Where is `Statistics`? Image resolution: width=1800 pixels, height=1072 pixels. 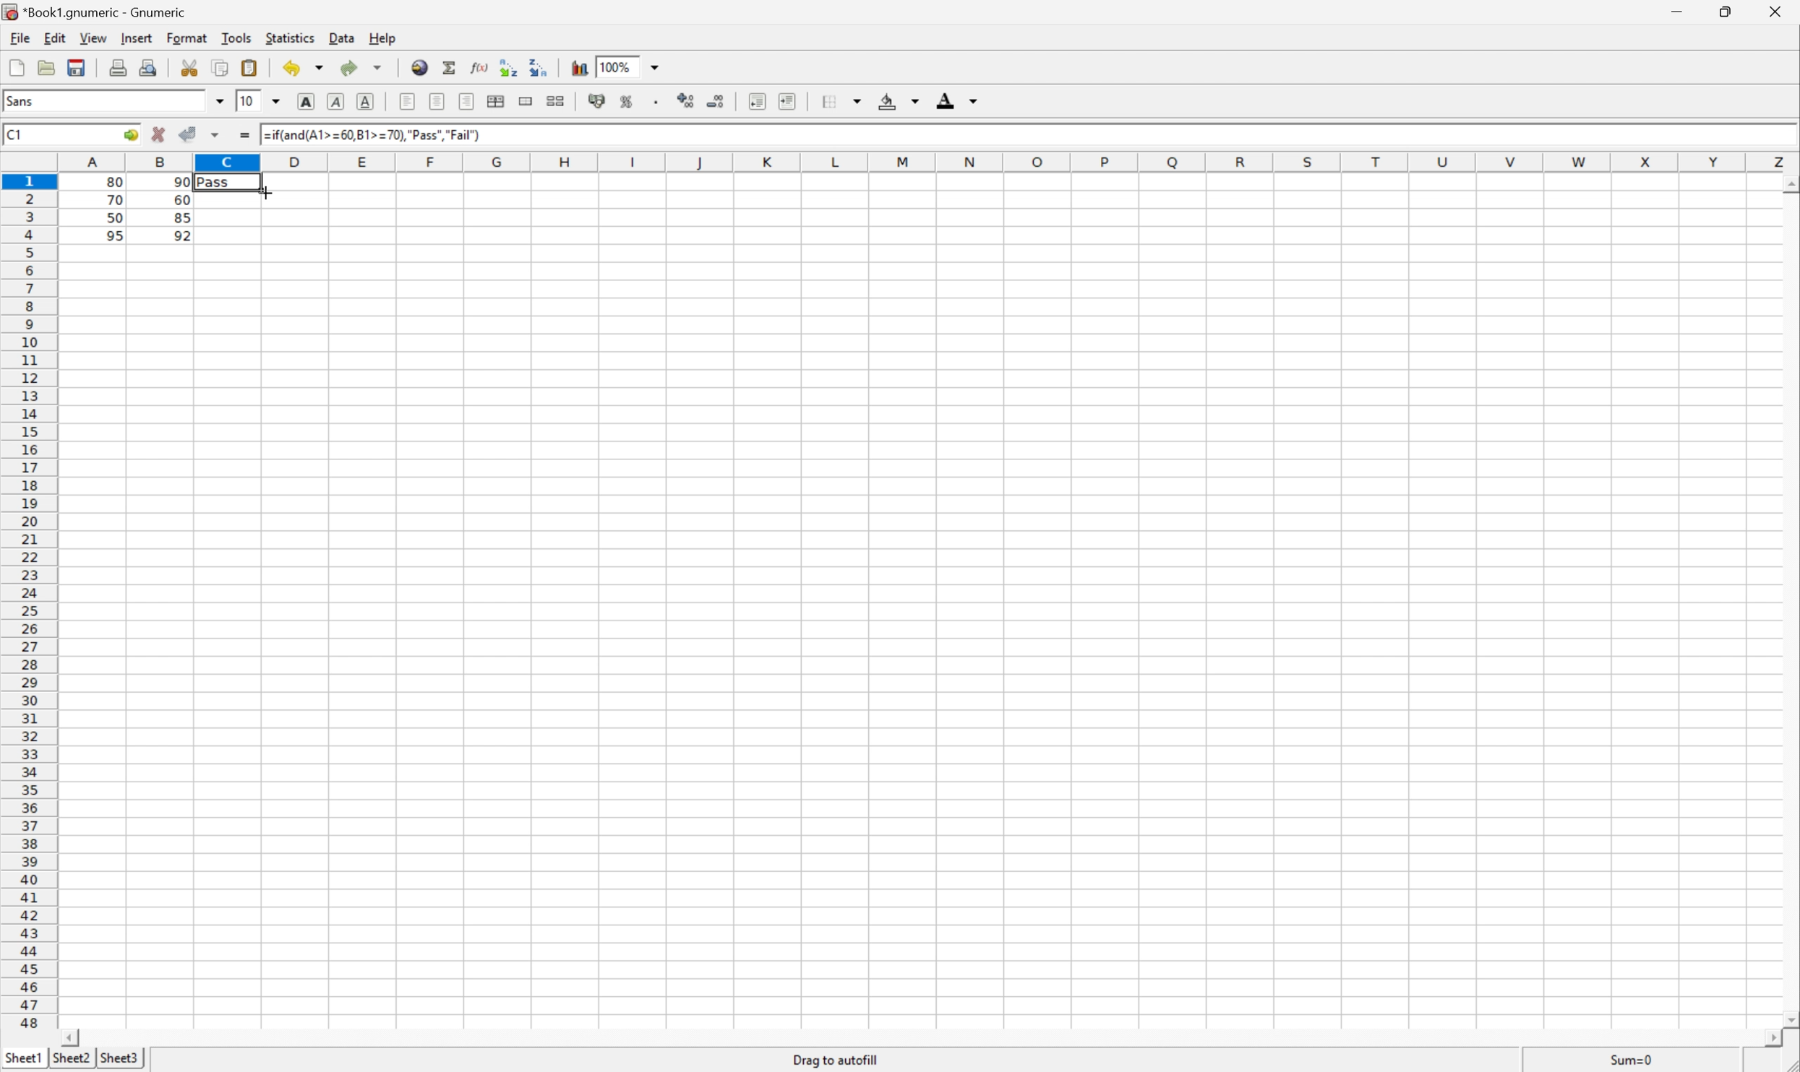 Statistics is located at coordinates (292, 39).